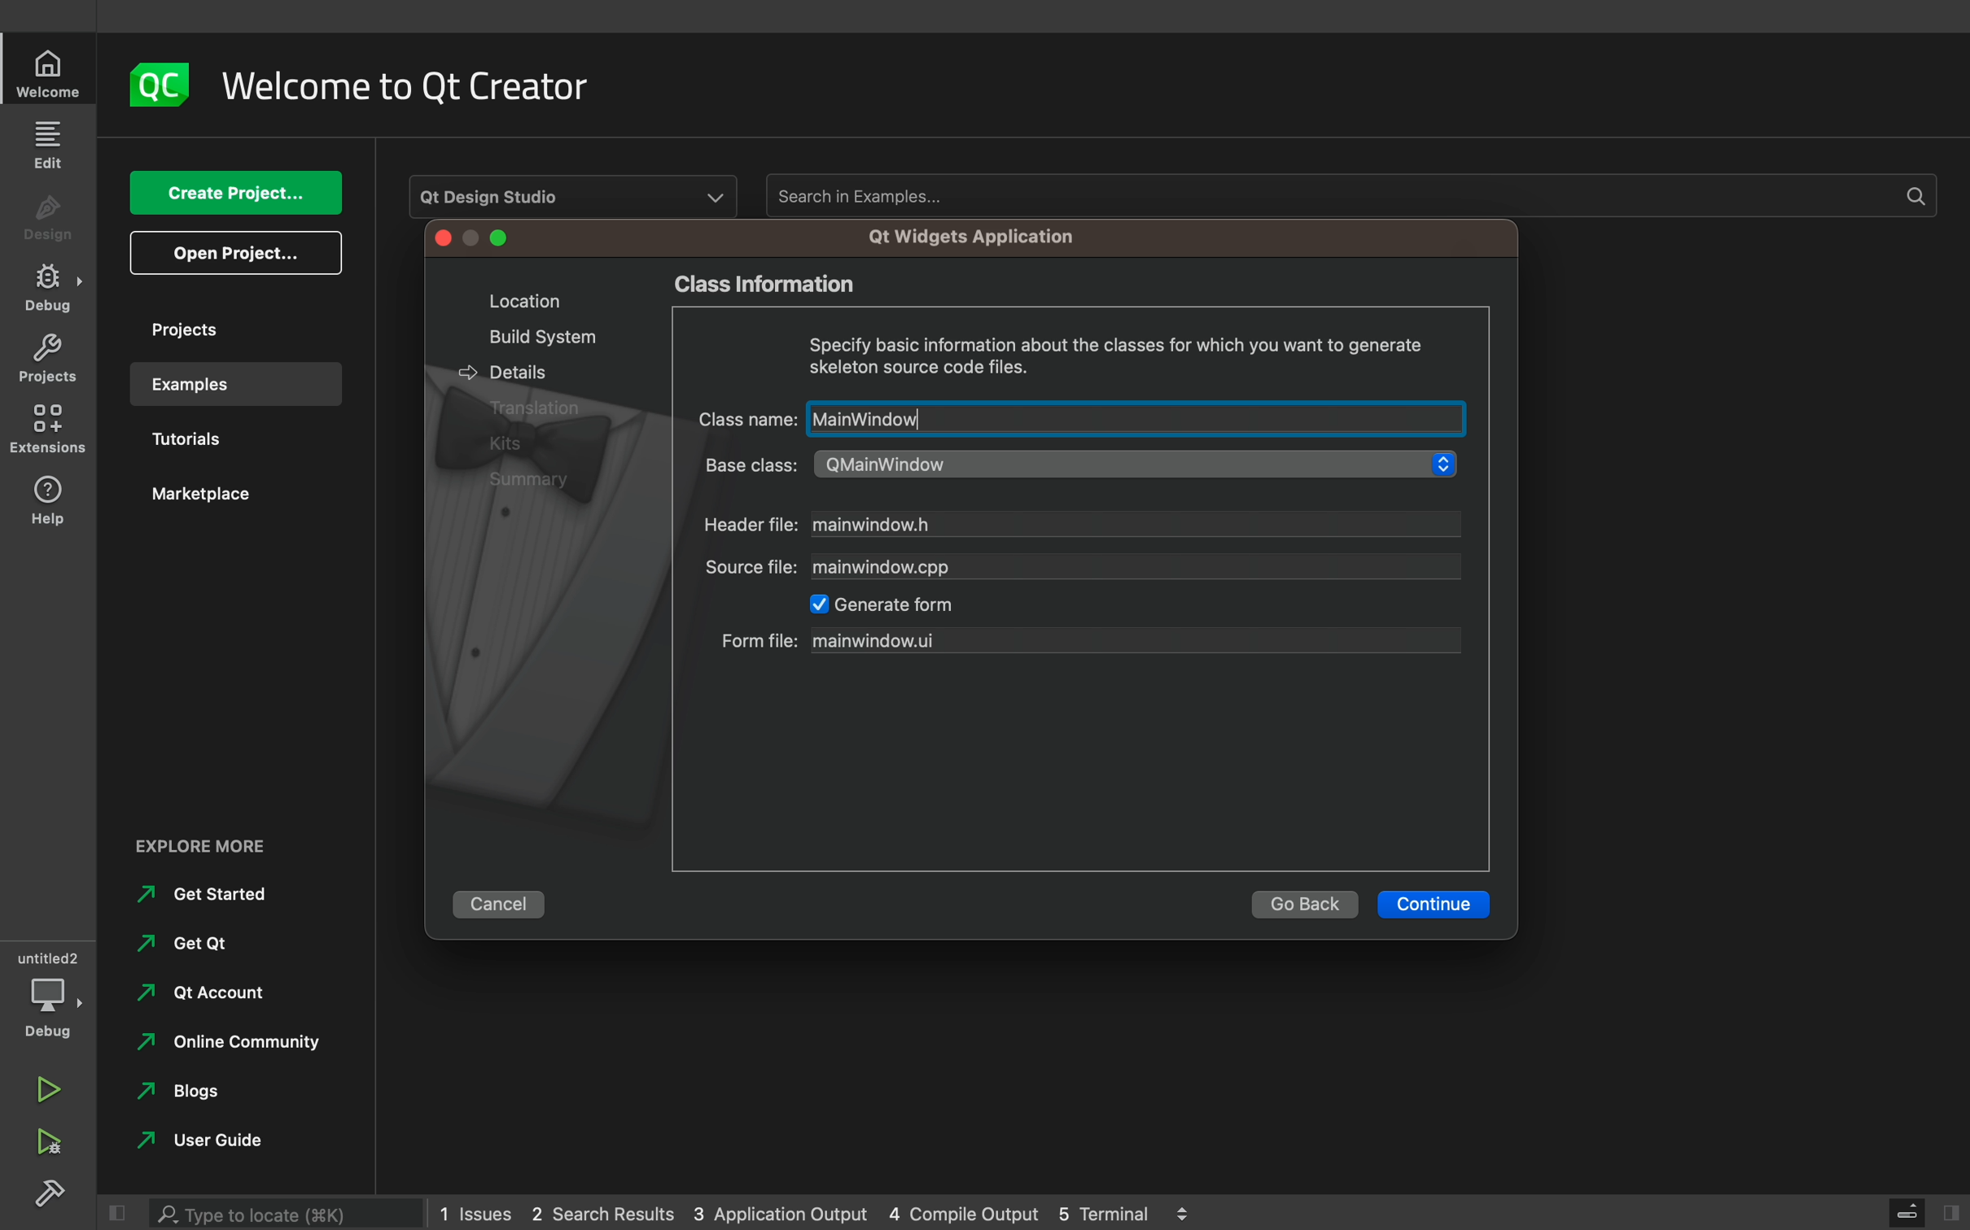  I want to click on , so click(54, 1196).